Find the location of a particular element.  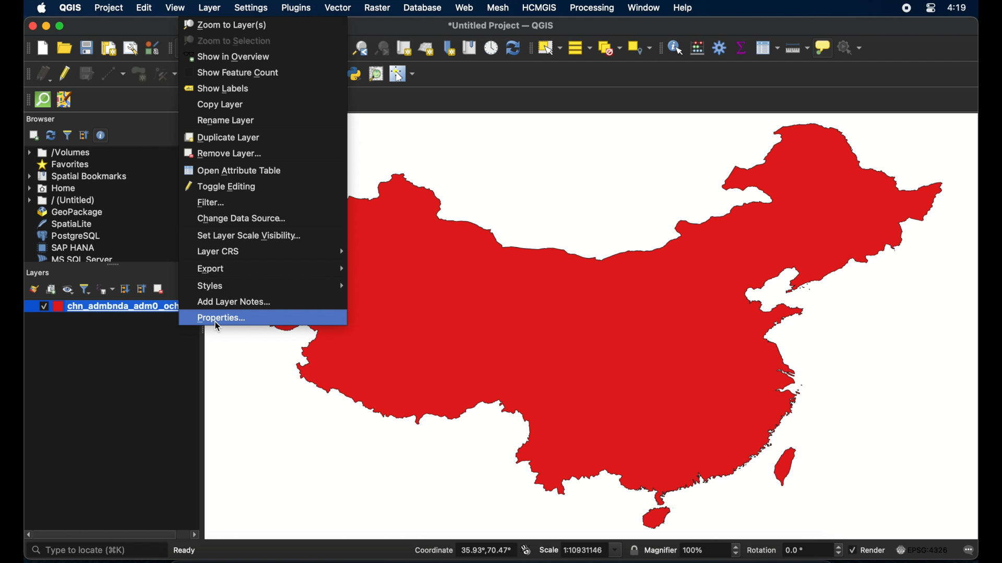

measure line is located at coordinates (796, 47).